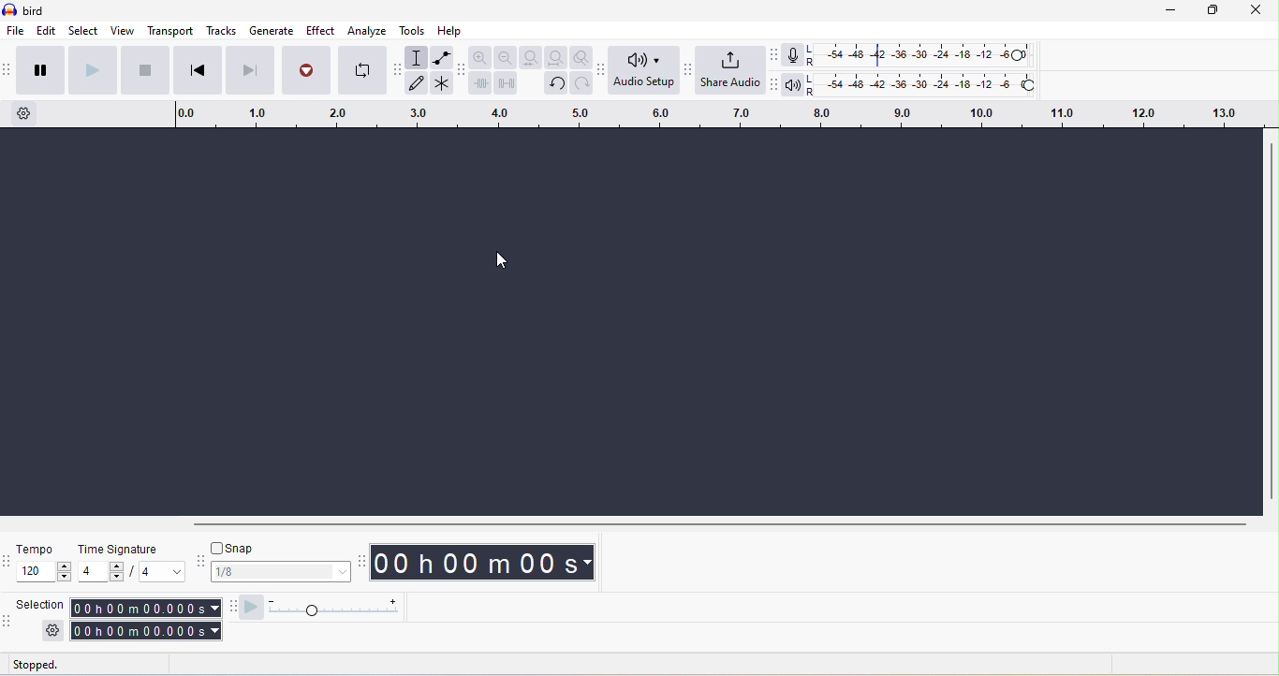  Describe the element at coordinates (195, 72) in the screenshot. I see `skip to start` at that location.